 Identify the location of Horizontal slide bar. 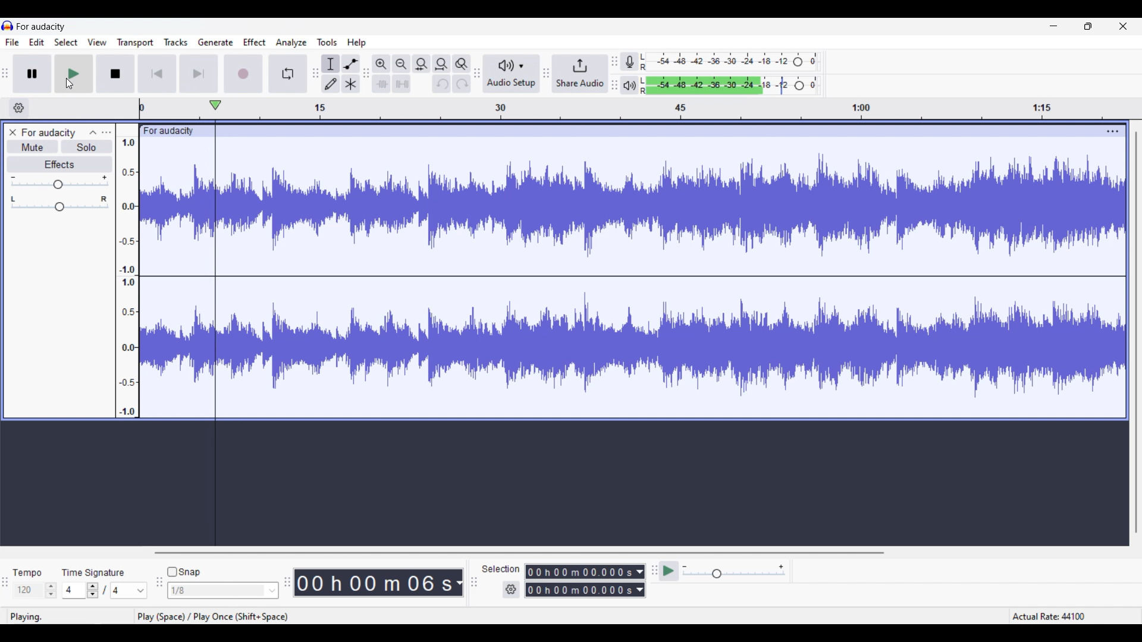
(520, 553).